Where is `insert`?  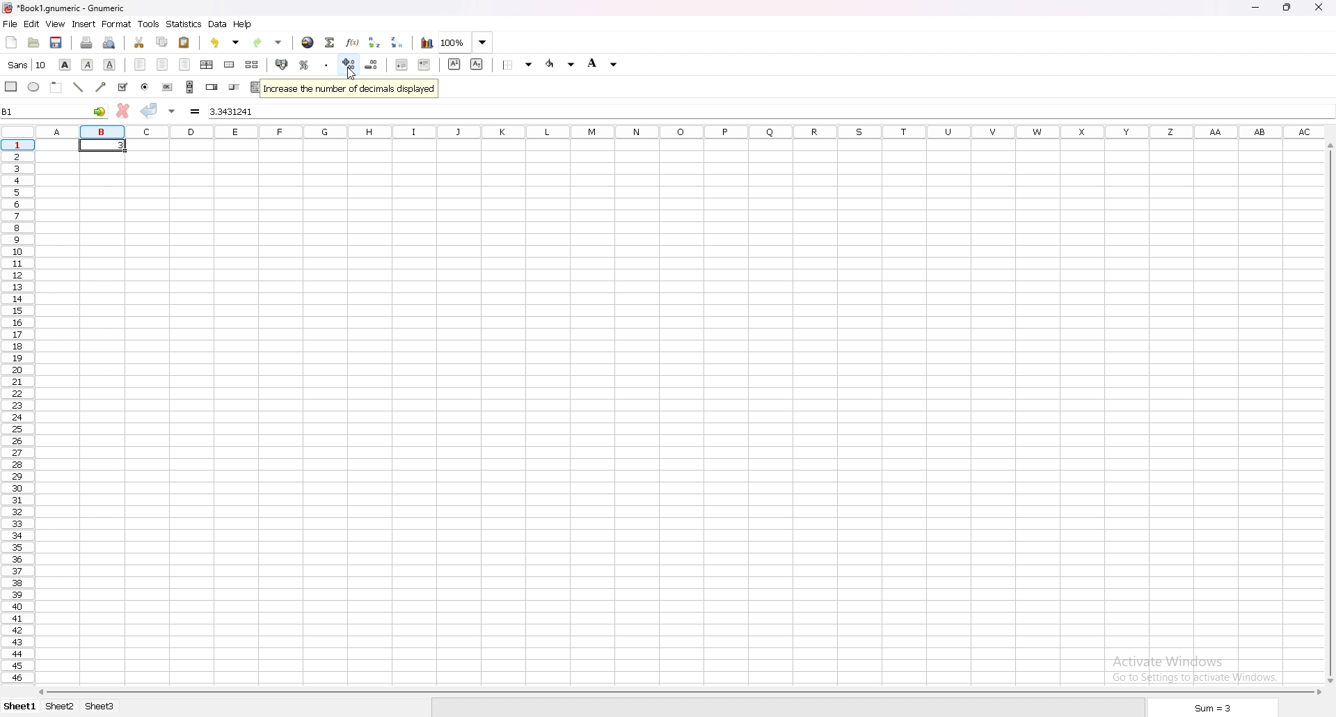 insert is located at coordinates (84, 24).